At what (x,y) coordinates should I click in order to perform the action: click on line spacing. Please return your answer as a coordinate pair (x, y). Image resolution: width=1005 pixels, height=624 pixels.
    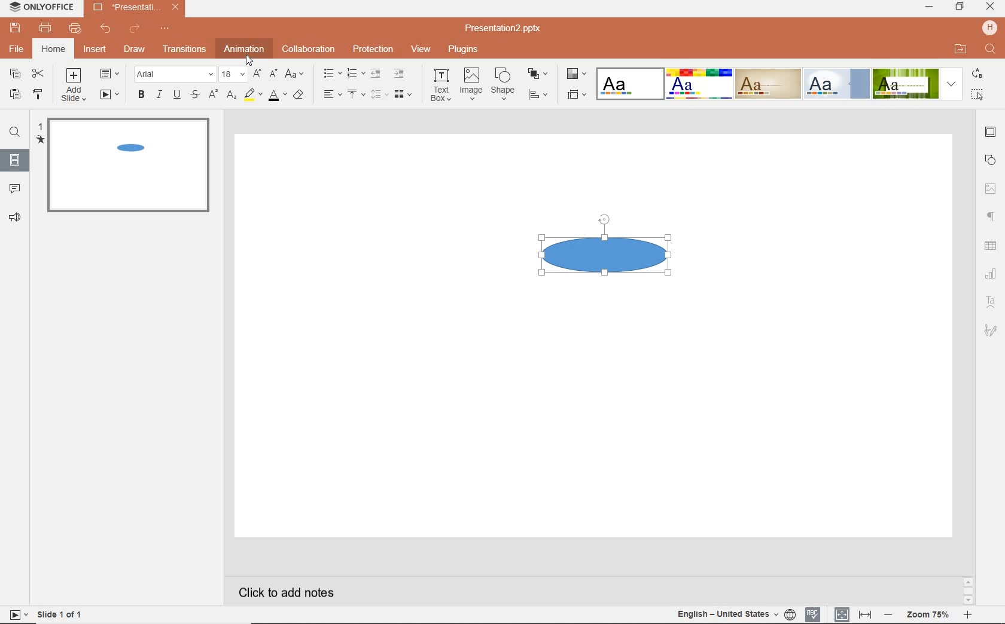
    Looking at the image, I should click on (379, 94).